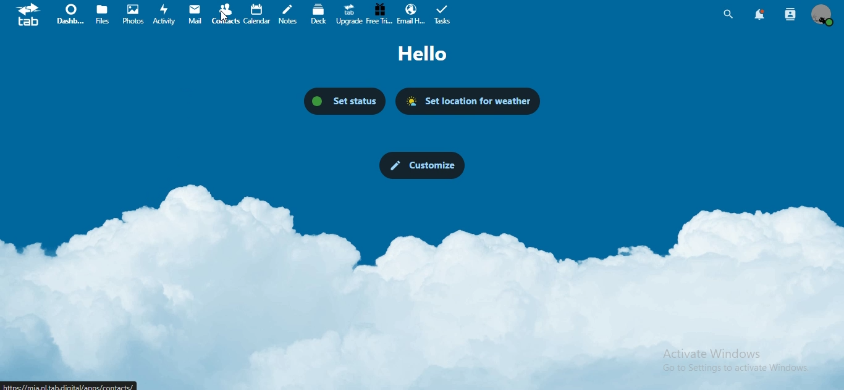 This screenshot has height=390, width=844. I want to click on customize, so click(423, 165).